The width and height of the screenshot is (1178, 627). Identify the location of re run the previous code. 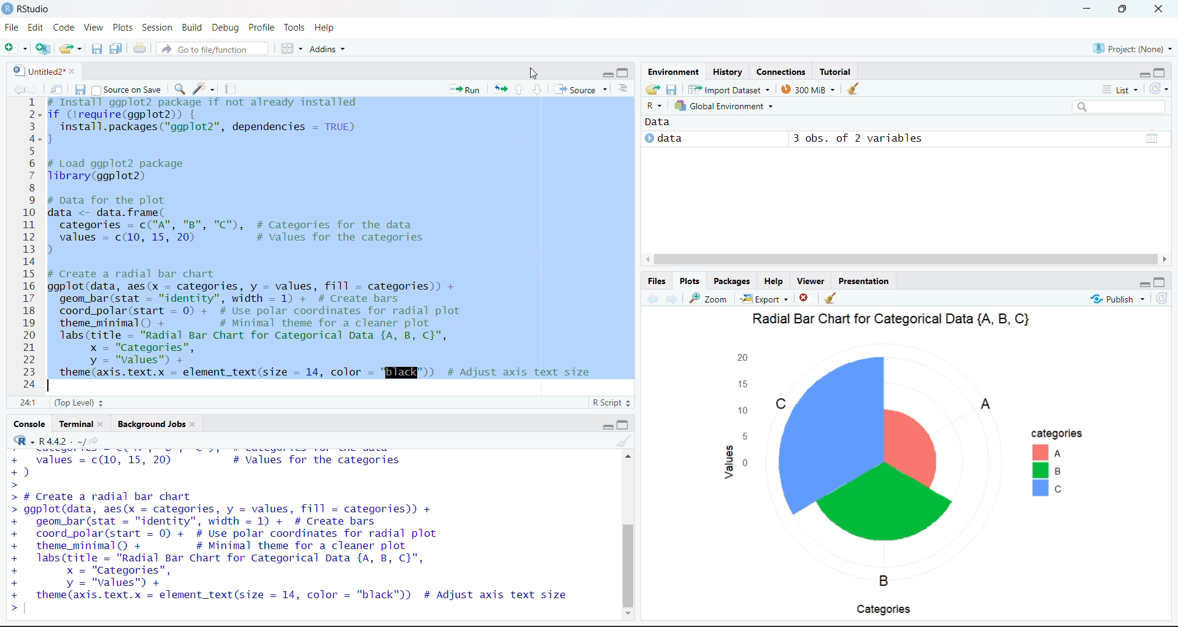
(499, 89).